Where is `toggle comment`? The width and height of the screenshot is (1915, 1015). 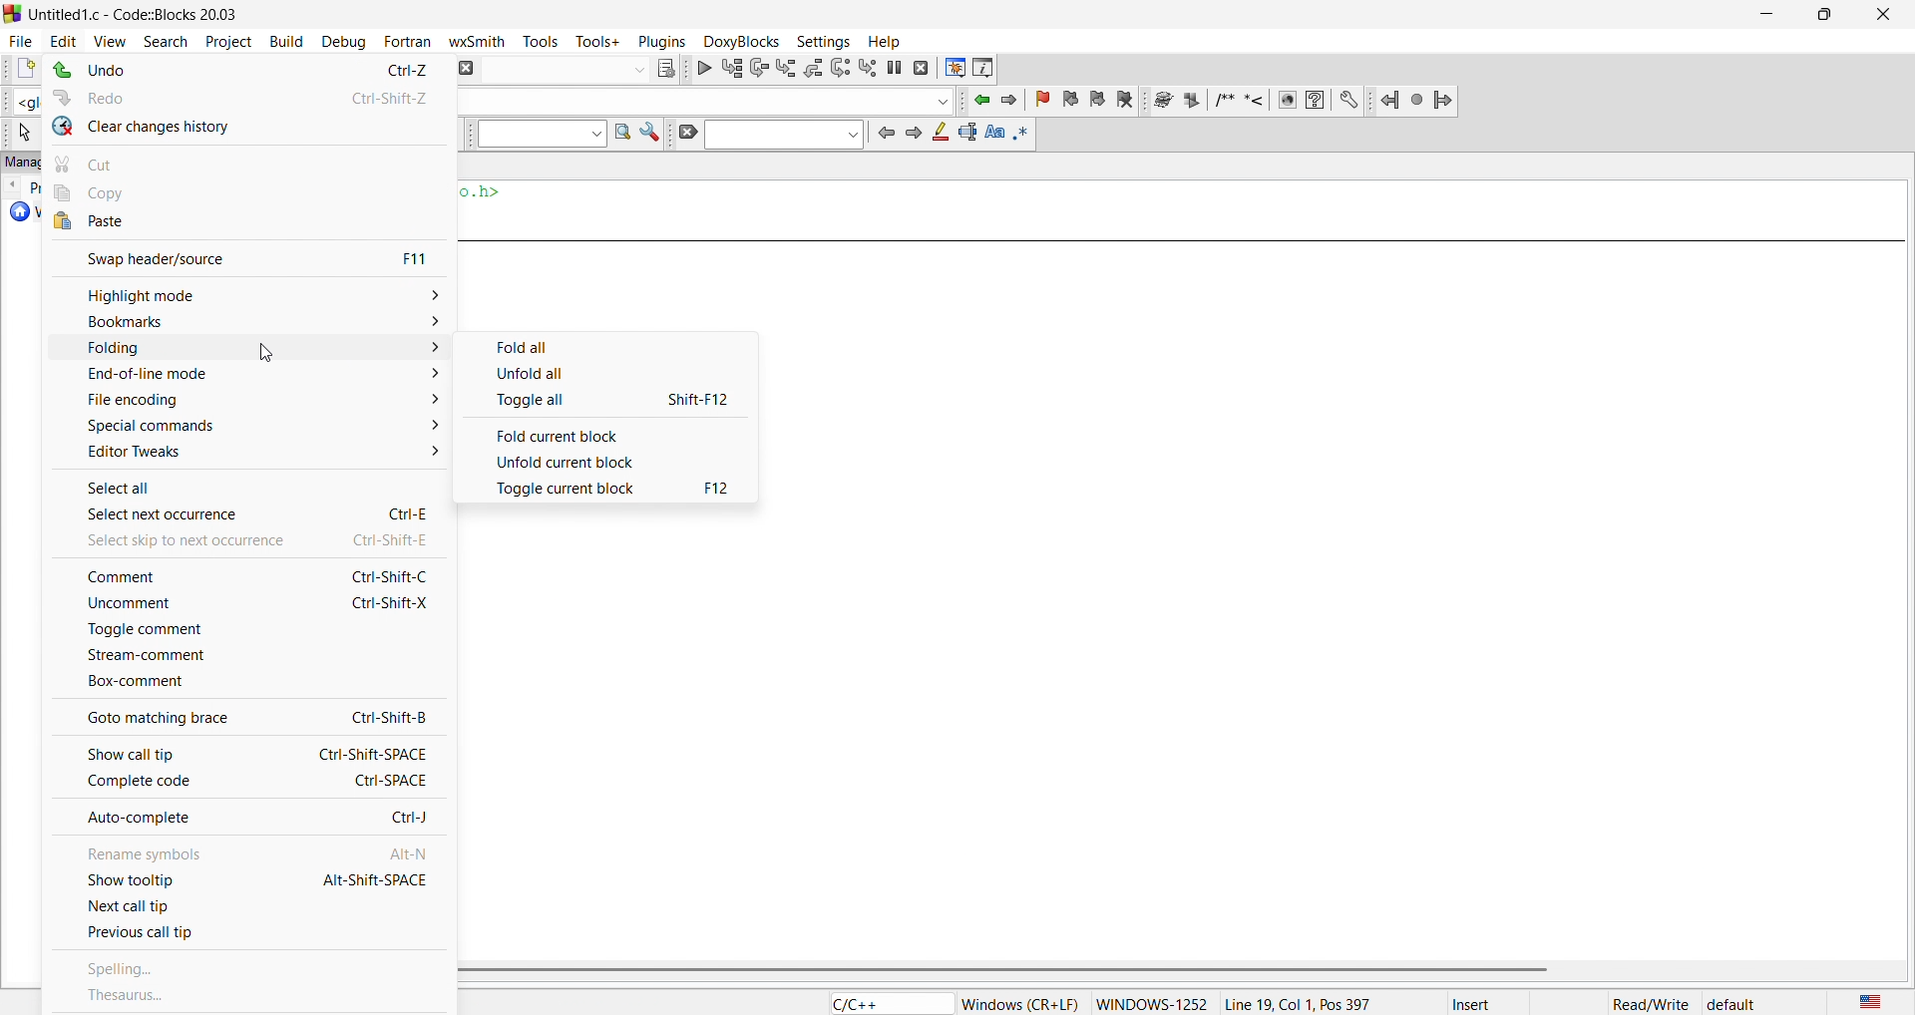 toggle comment is located at coordinates (242, 630).